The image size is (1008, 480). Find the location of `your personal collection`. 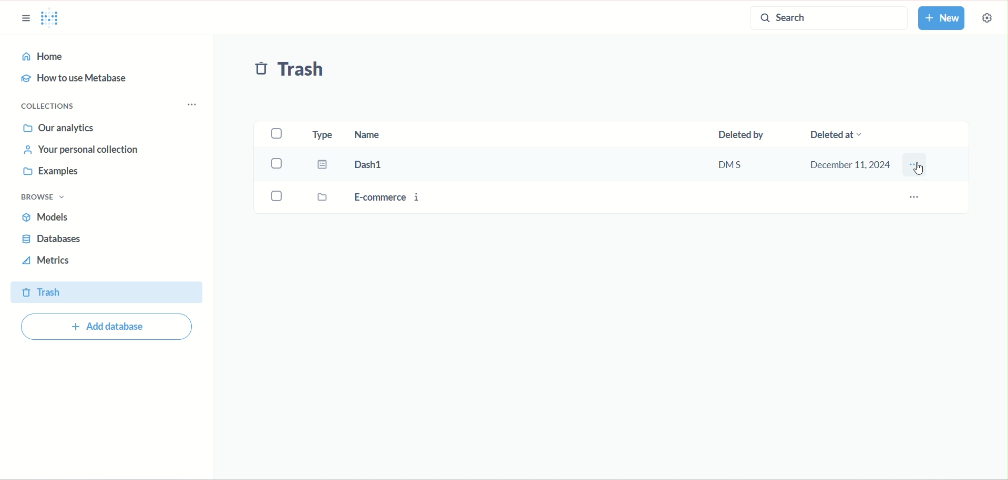

your personal collection is located at coordinates (77, 150).